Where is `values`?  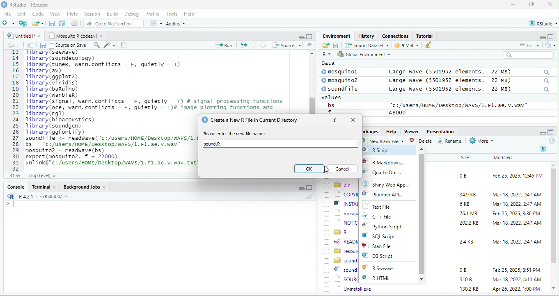
values is located at coordinates (336, 98).